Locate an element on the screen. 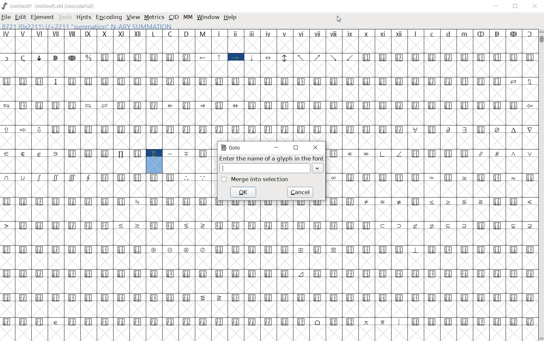  special symbols is located at coordinates (506, 32).